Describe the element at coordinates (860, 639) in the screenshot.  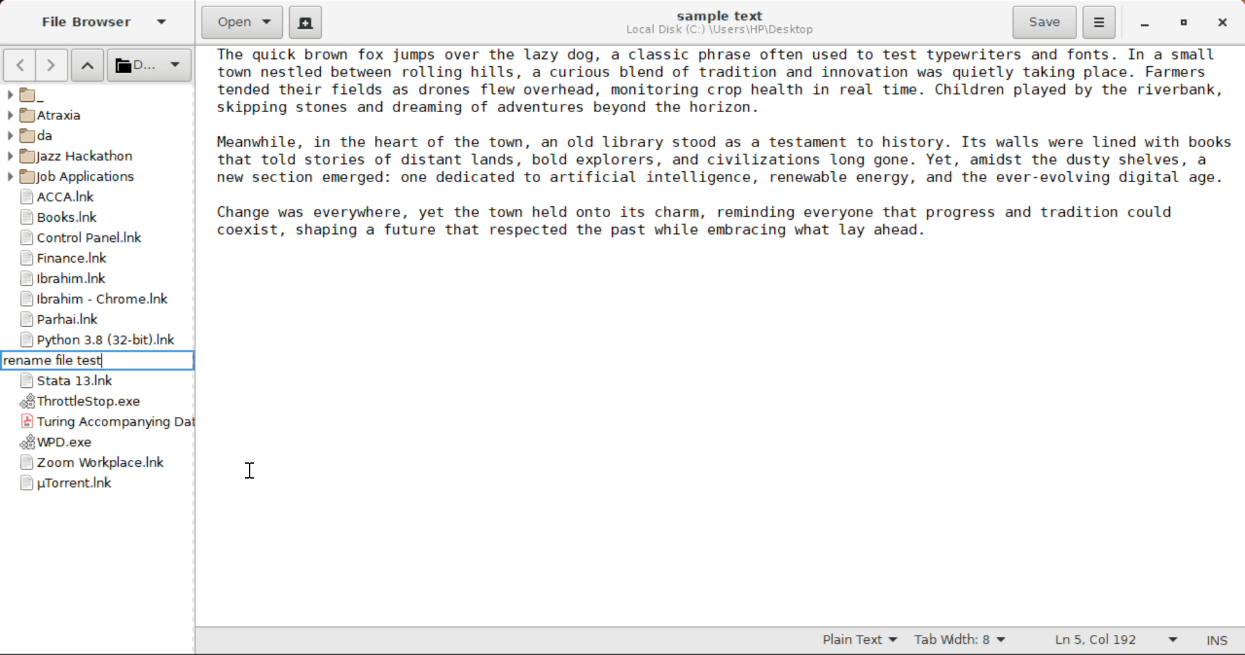
I see `Selected Text Format` at that location.